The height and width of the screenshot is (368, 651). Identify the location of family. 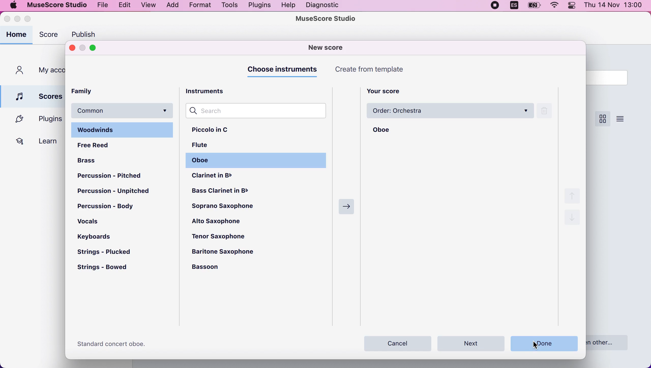
(86, 91).